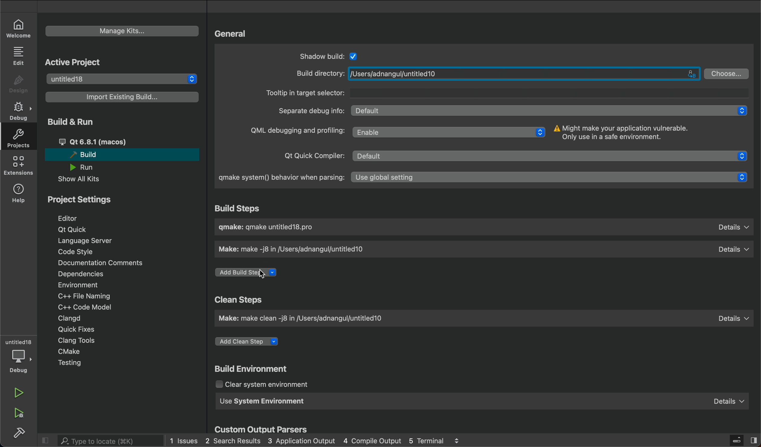 Image resolution: width=761 pixels, height=447 pixels. Describe the element at coordinates (294, 249) in the screenshot. I see `Make: make -j8 in /Users/adnangul/untitled10` at that location.